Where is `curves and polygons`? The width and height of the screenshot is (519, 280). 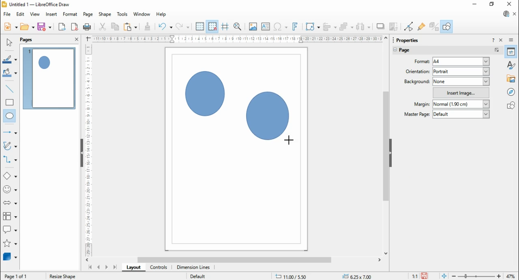
curves and polygons is located at coordinates (11, 146).